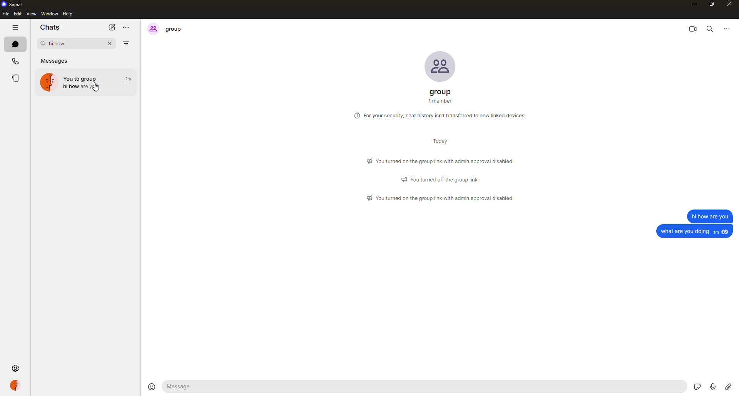 This screenshot has height=396, width=739. Describe the element at coordinates (55, 43) in the screenshot. I see `hi how` at that location.